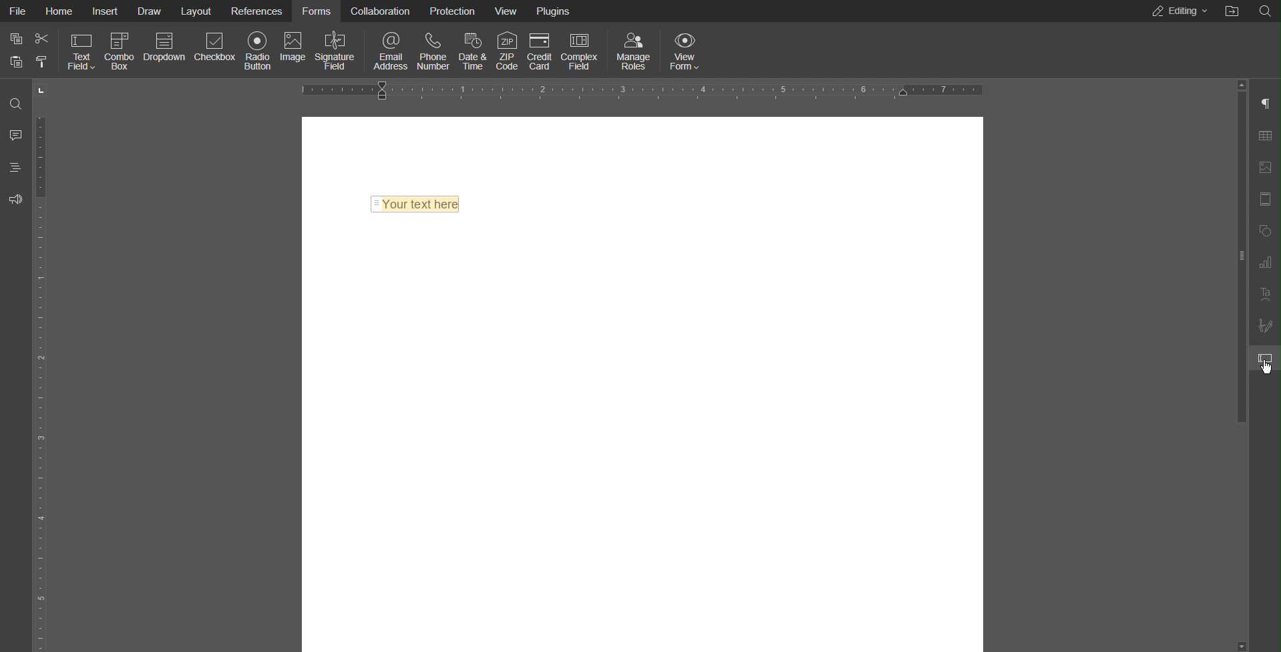  Describe the element at coordinates (295, 49) in the screenshot. I see `Image` at that location.